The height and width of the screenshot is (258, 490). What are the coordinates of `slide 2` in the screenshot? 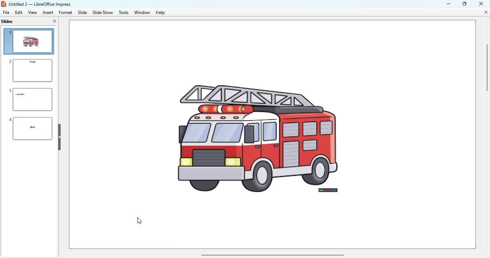 It's located at (30, 70).